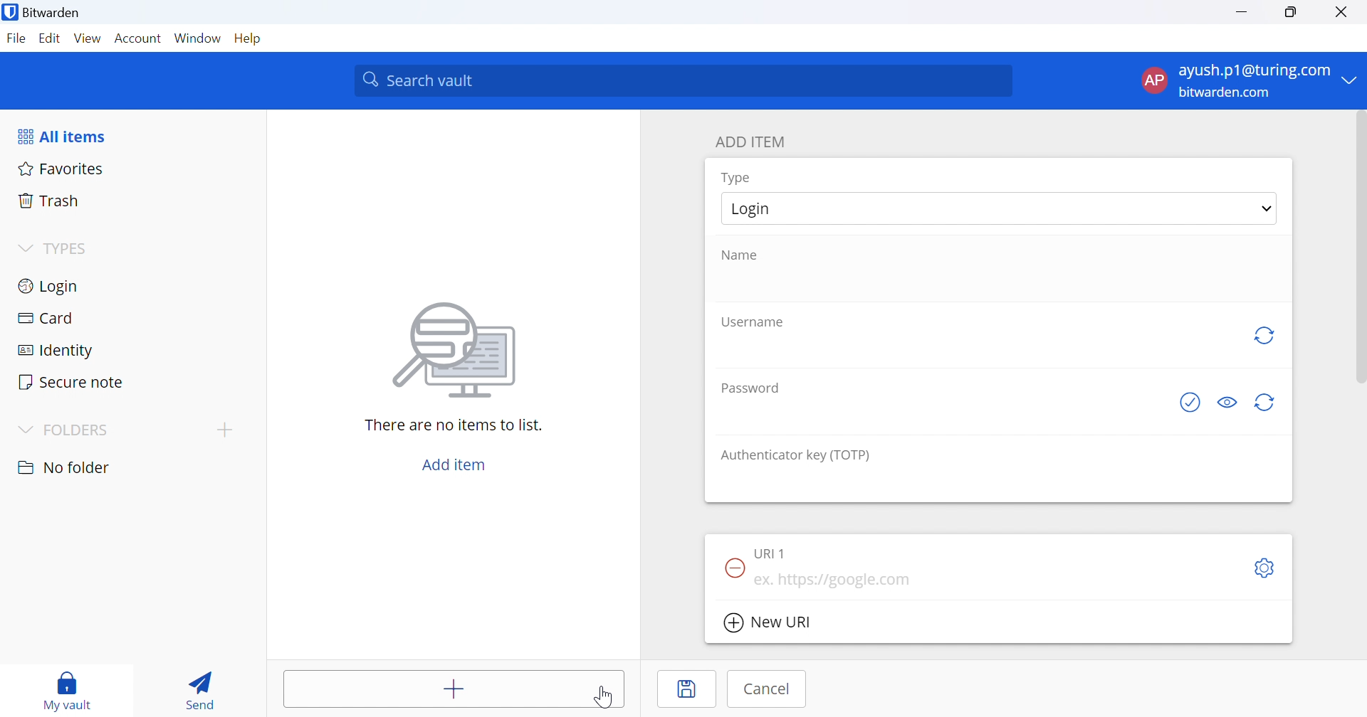 The image size is (1367, 717). I want to click on Search vault, so click(685, 80).